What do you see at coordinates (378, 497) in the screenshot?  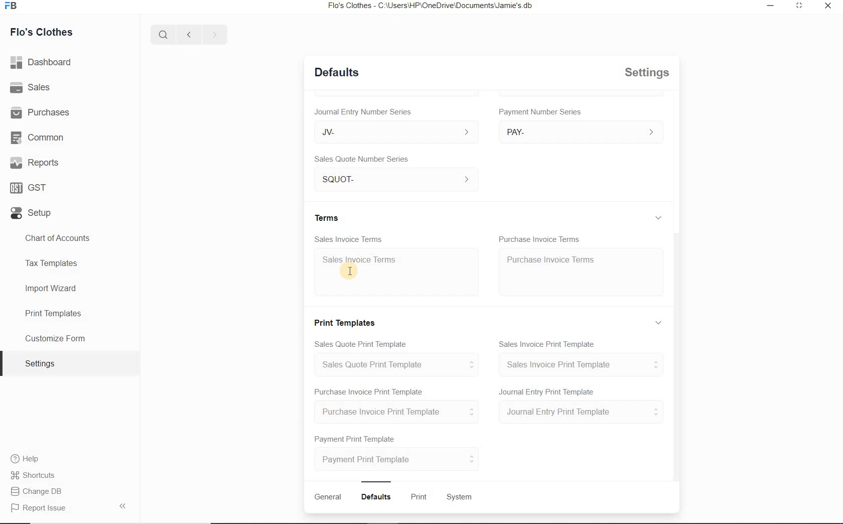 I see `Defaults` at bounding box center [378, 497].